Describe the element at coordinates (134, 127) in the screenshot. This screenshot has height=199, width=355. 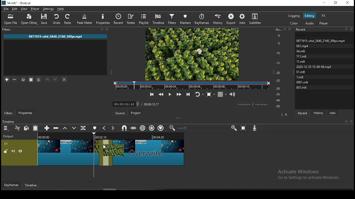
I see `scrub while dragging` at that location.